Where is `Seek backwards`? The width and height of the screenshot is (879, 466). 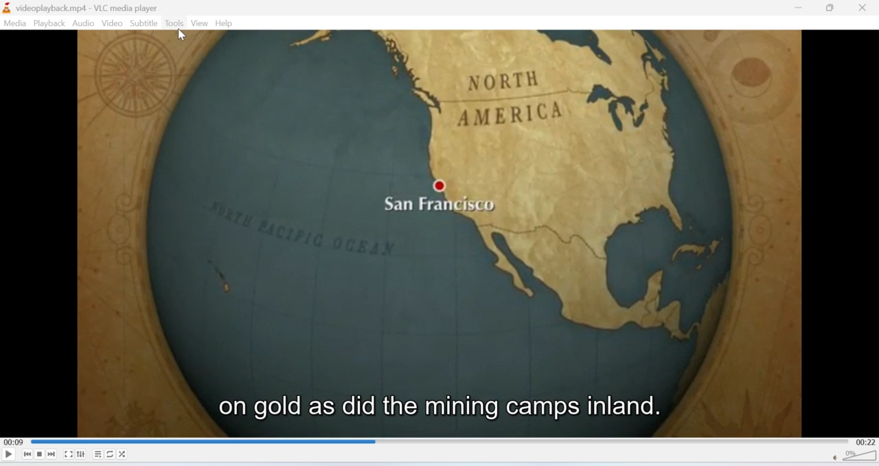
Seek backwards is located at coordinates (27, 454).